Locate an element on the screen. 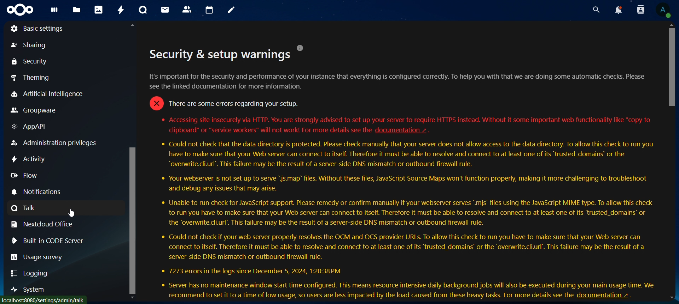  nextcloud office is located at coordinates (41, 225).